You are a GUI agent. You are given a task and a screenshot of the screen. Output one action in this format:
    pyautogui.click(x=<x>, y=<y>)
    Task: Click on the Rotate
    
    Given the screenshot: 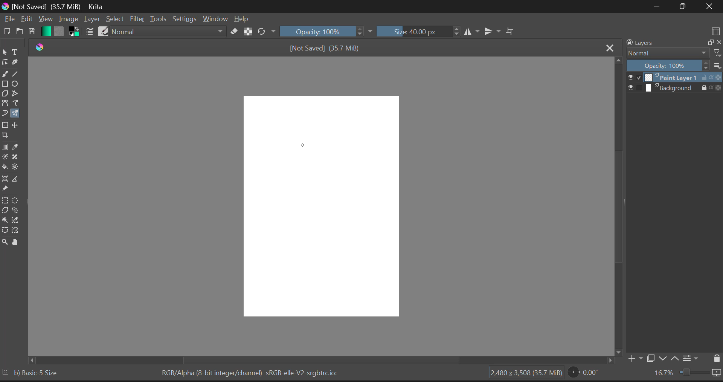 What is the action you would take?
    pyautogui.click(x=266, y=31)
    